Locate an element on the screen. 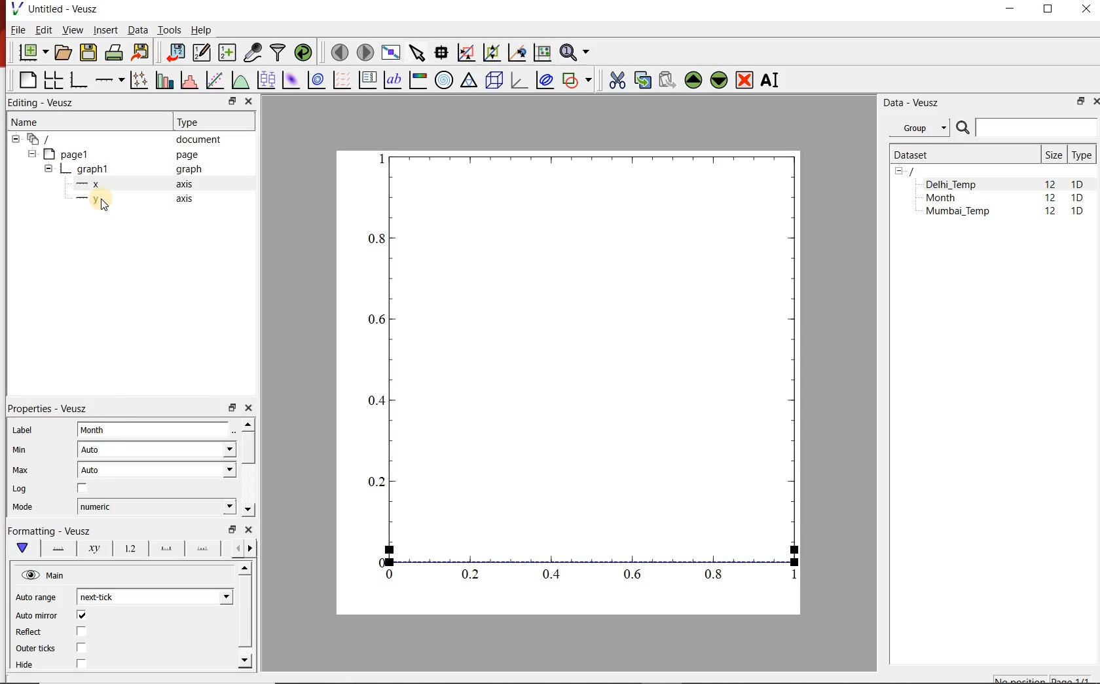  move to the next page is located at coordinates (365, 52).